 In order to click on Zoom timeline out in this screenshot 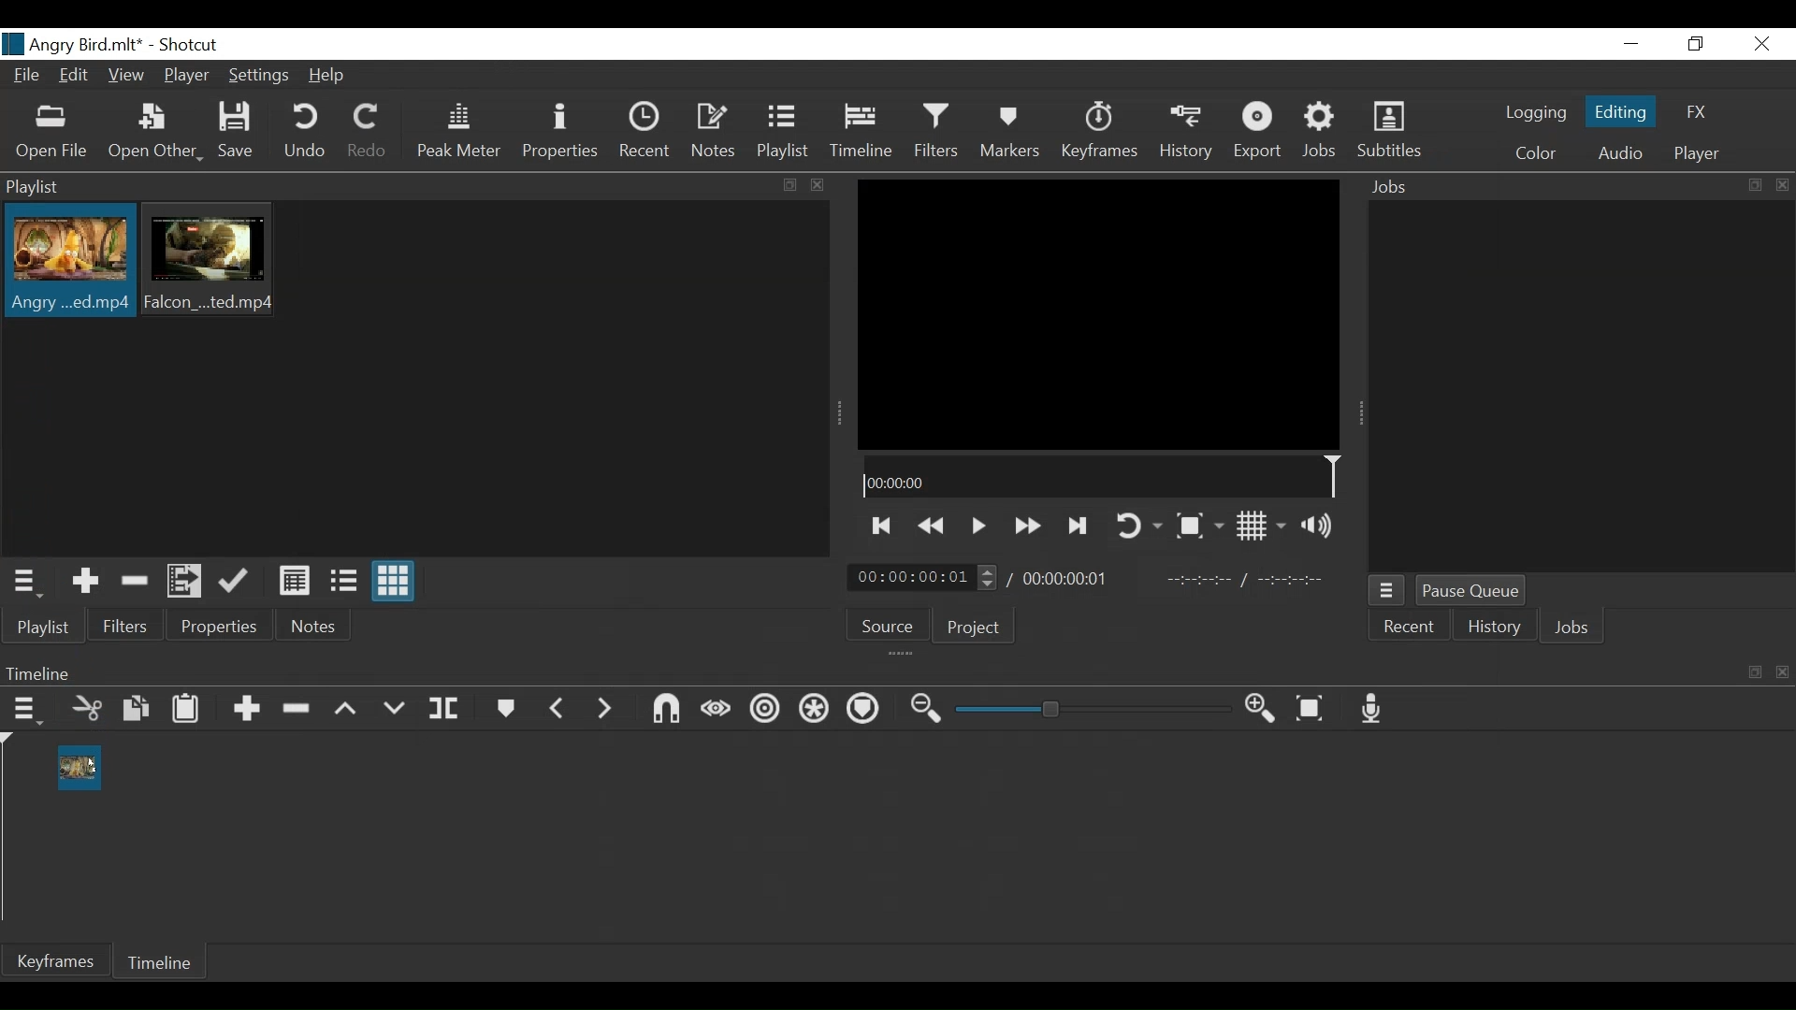, I will do `click(925, 710)`.